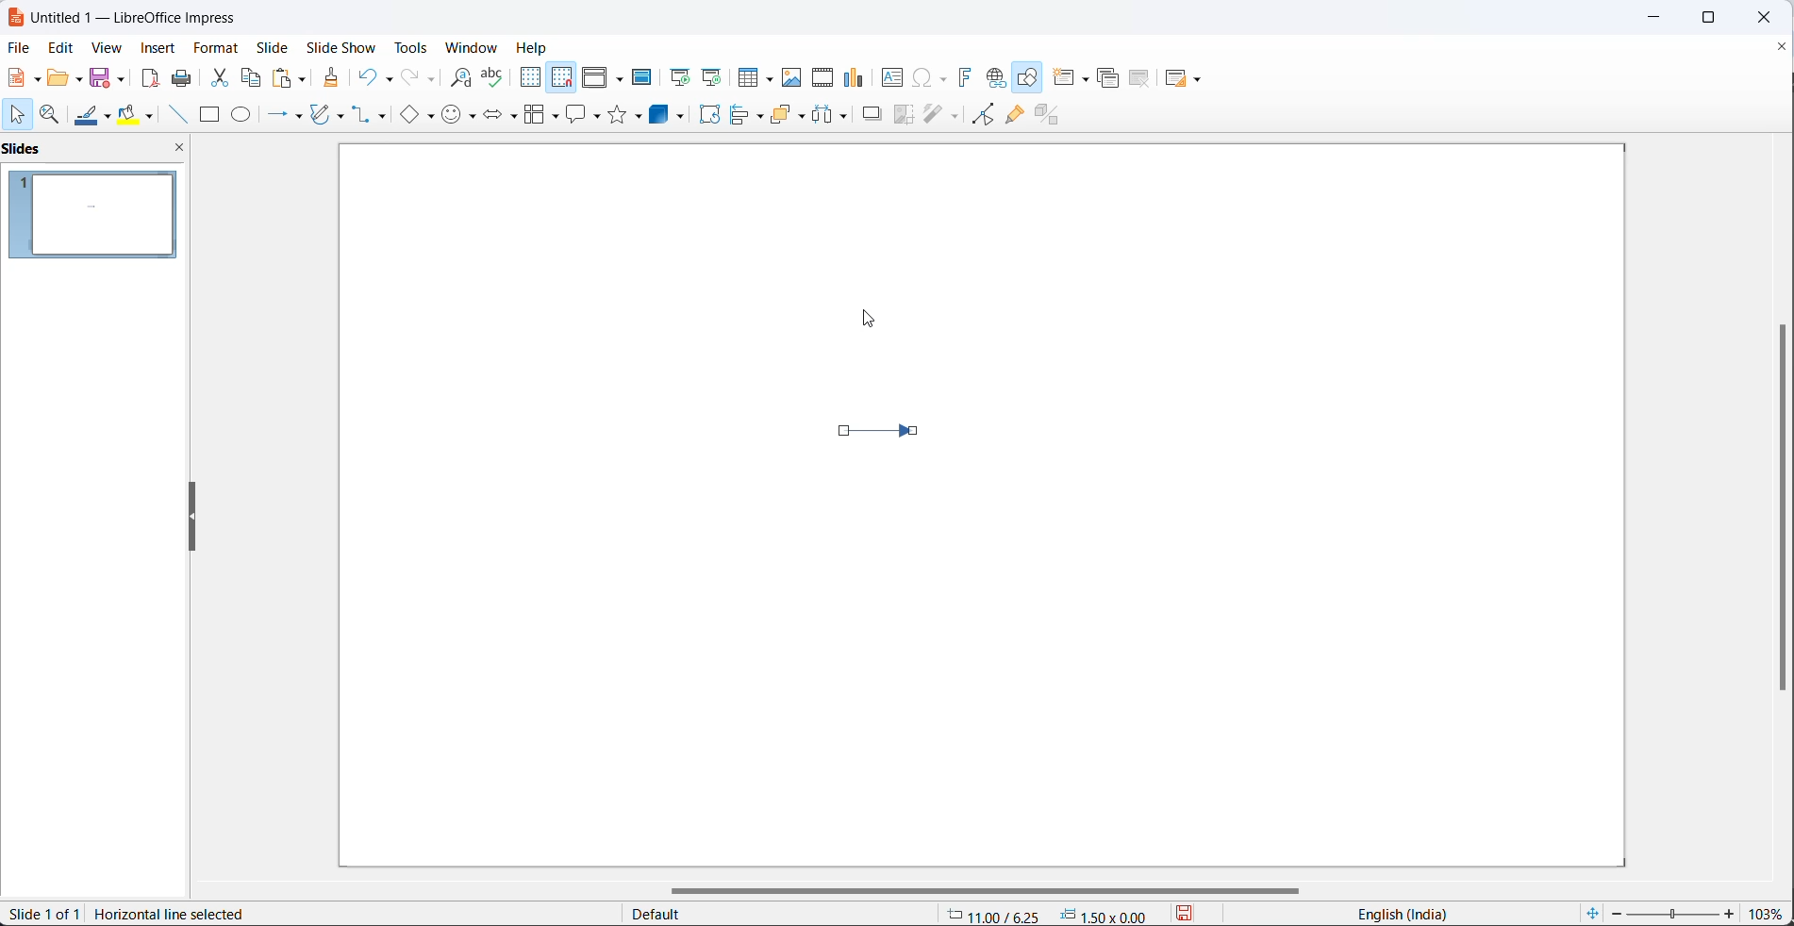 This screenshot has height=926, width=1794. I want to click on print, so click(182, 76).